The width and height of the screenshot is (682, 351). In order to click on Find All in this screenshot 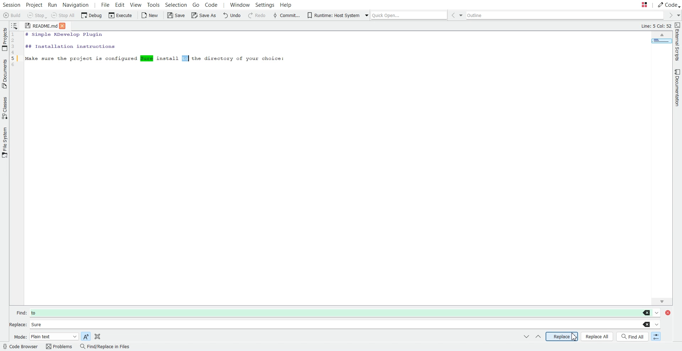, I will do `click(633, 336)`.